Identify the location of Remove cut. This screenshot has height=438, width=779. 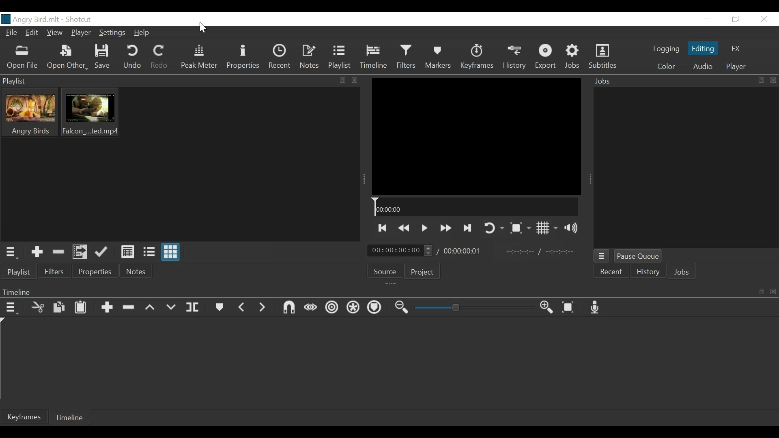
(59, 252).